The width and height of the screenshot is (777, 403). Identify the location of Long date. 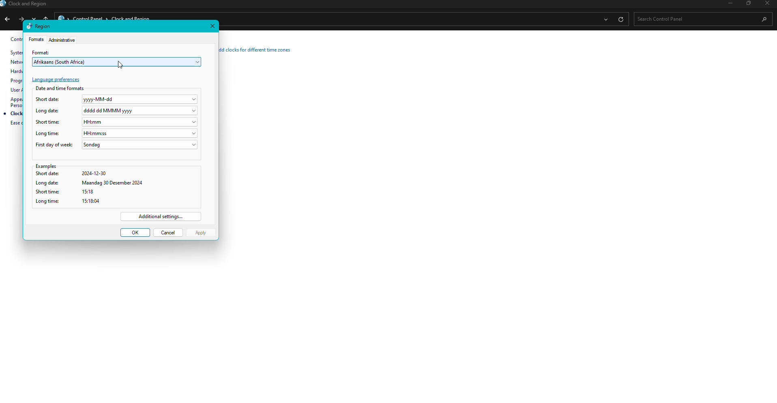
(117, 110).